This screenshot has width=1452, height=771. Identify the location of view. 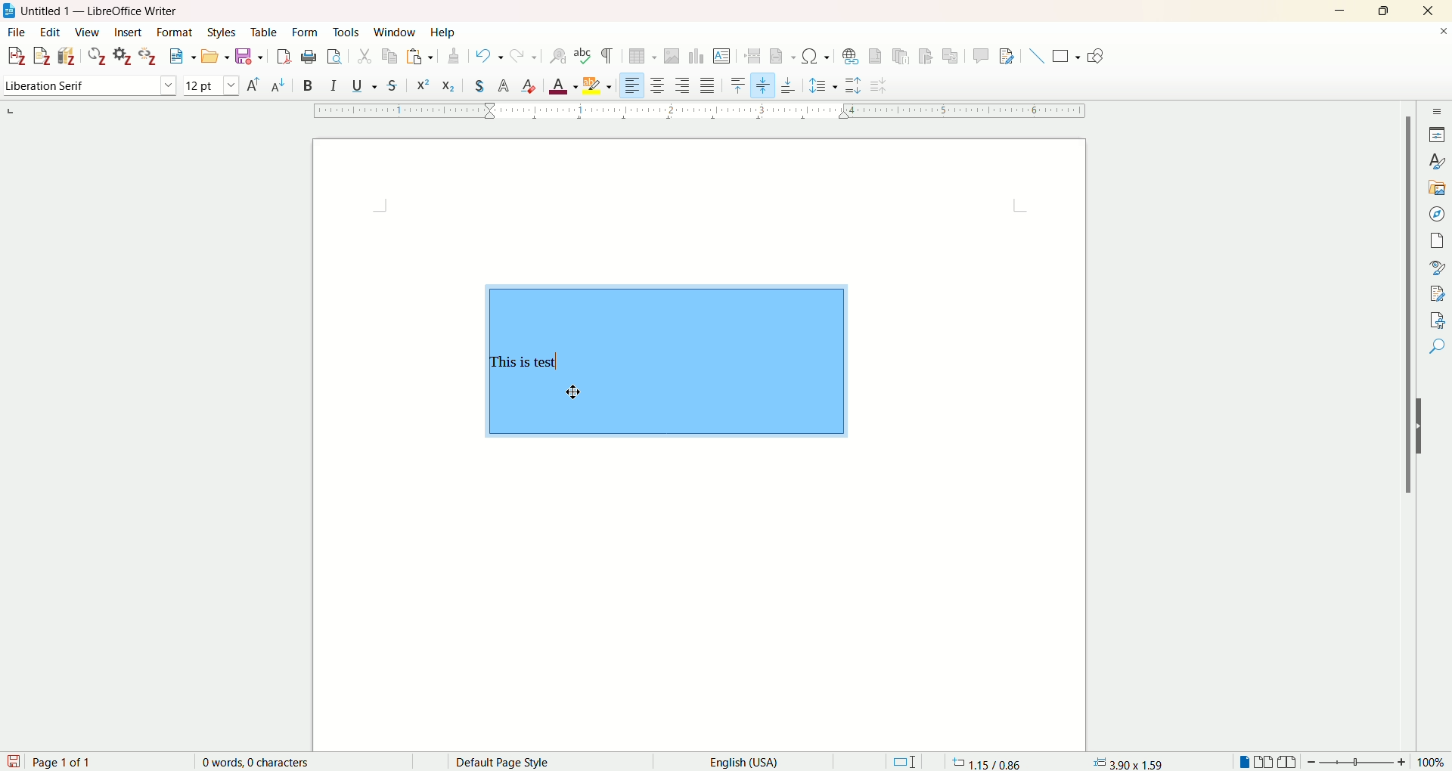
(89, 31).